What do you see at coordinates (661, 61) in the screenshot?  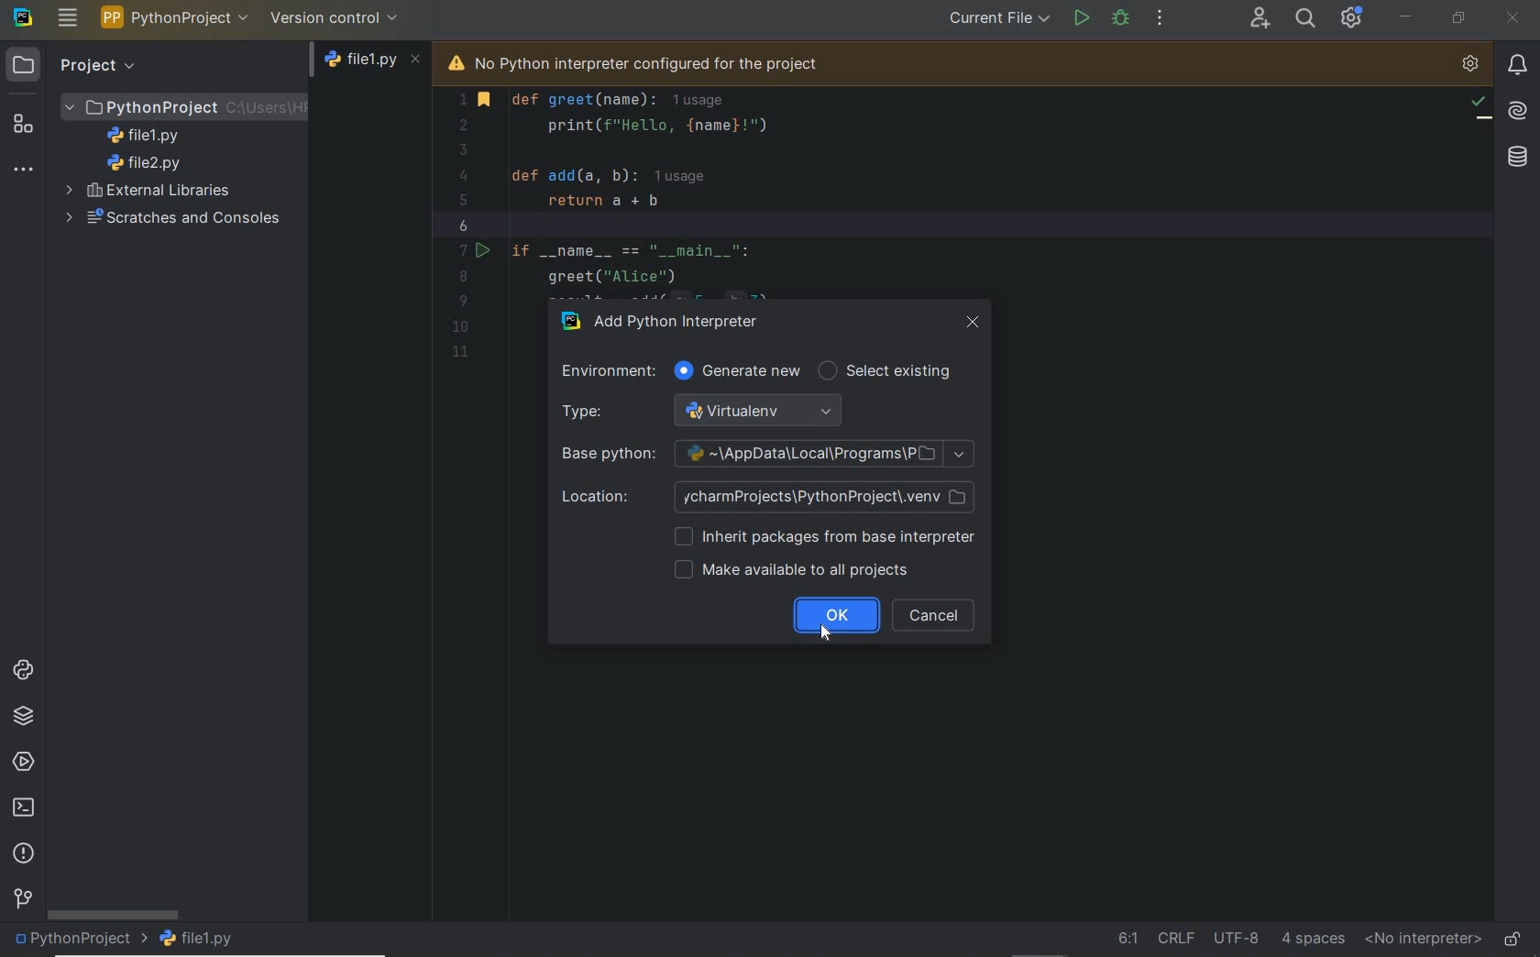 I see `No python interpreter configured for the project` at bounding box center [661, 61].